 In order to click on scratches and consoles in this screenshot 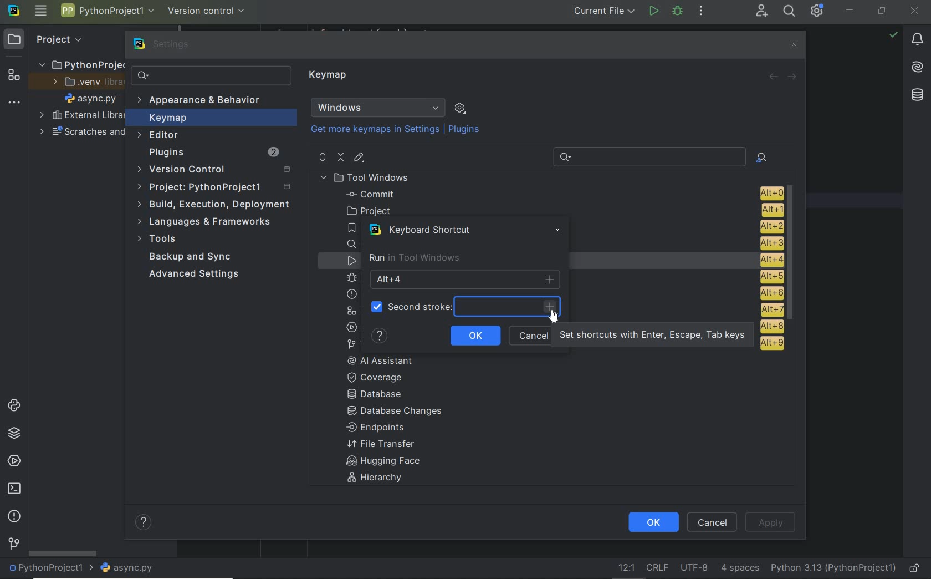, I will do `click(81, 133)`.